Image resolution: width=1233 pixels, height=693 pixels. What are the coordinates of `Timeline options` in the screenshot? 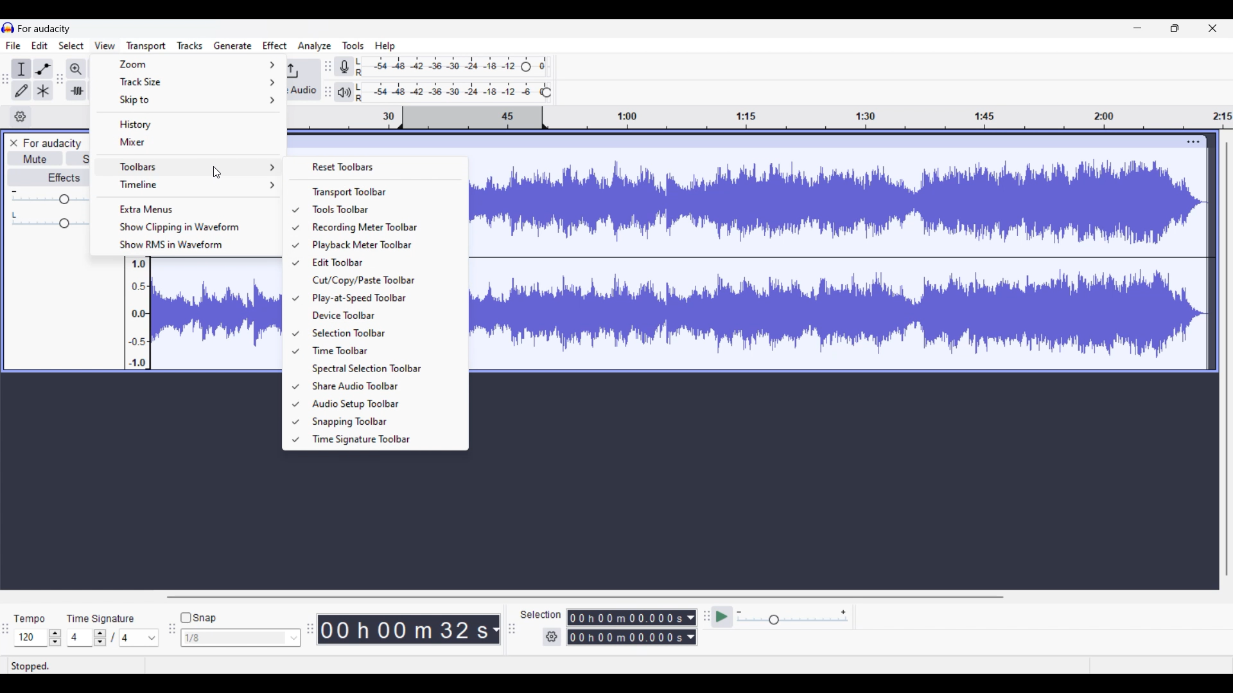 It's located at (189, 184).